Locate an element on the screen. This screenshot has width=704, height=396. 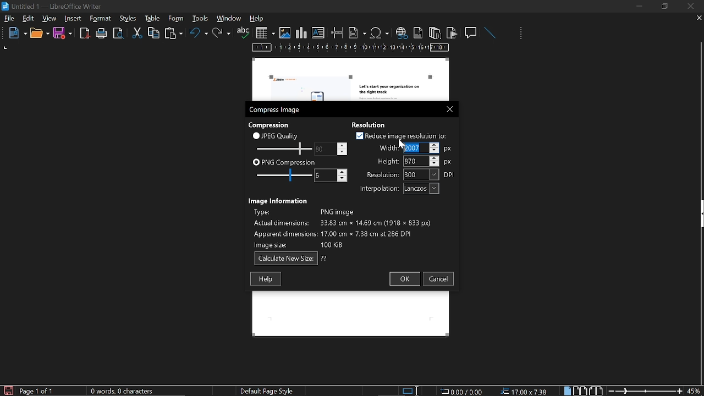
0.00 / 0.00 is located at coordinates (463, 391).